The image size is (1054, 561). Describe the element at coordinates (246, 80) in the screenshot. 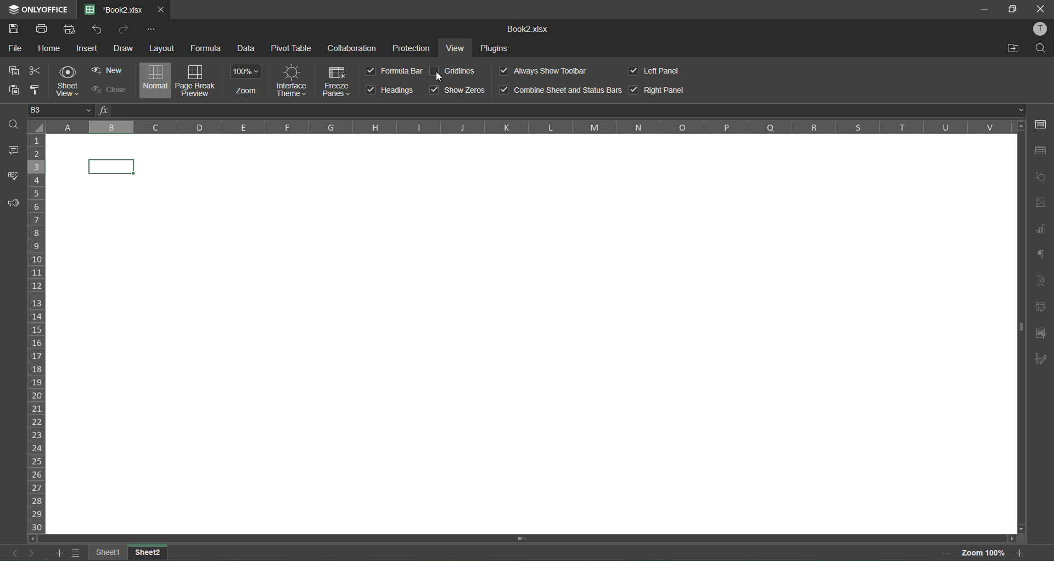

I see `zoom` at that location.